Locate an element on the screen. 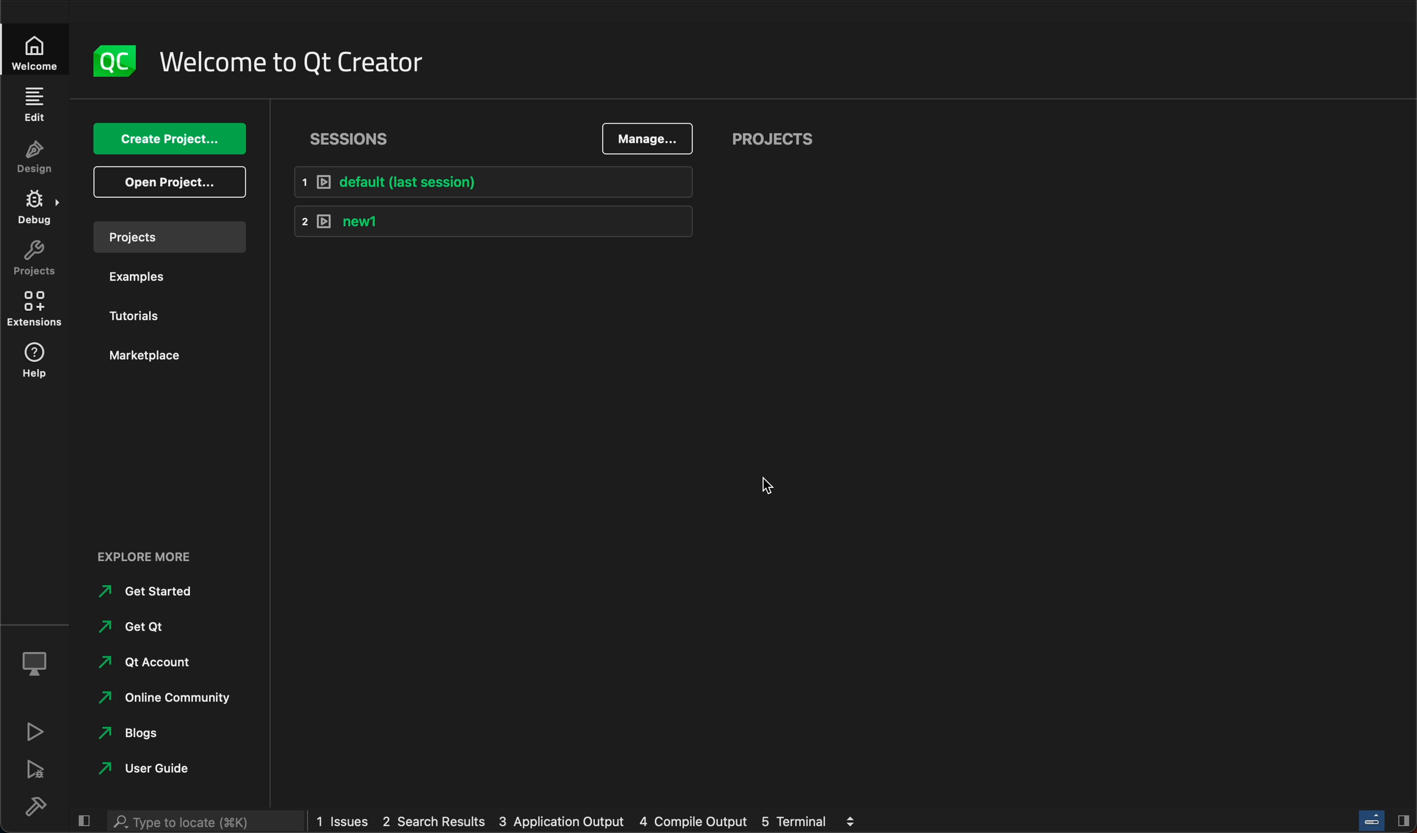 This screenshot has height=833, width=1417. Sessions is located at coordinates (363, 135).